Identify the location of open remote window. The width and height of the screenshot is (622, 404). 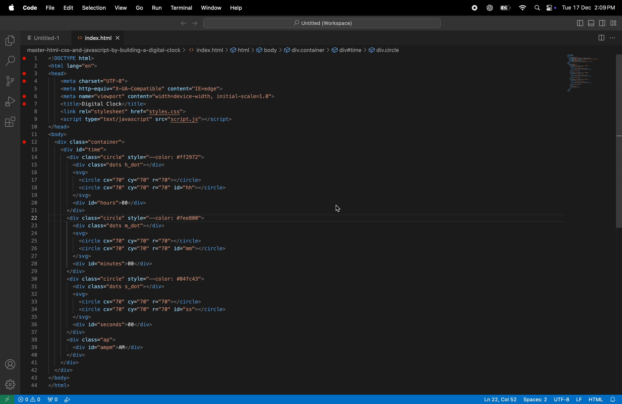
(7, 399).